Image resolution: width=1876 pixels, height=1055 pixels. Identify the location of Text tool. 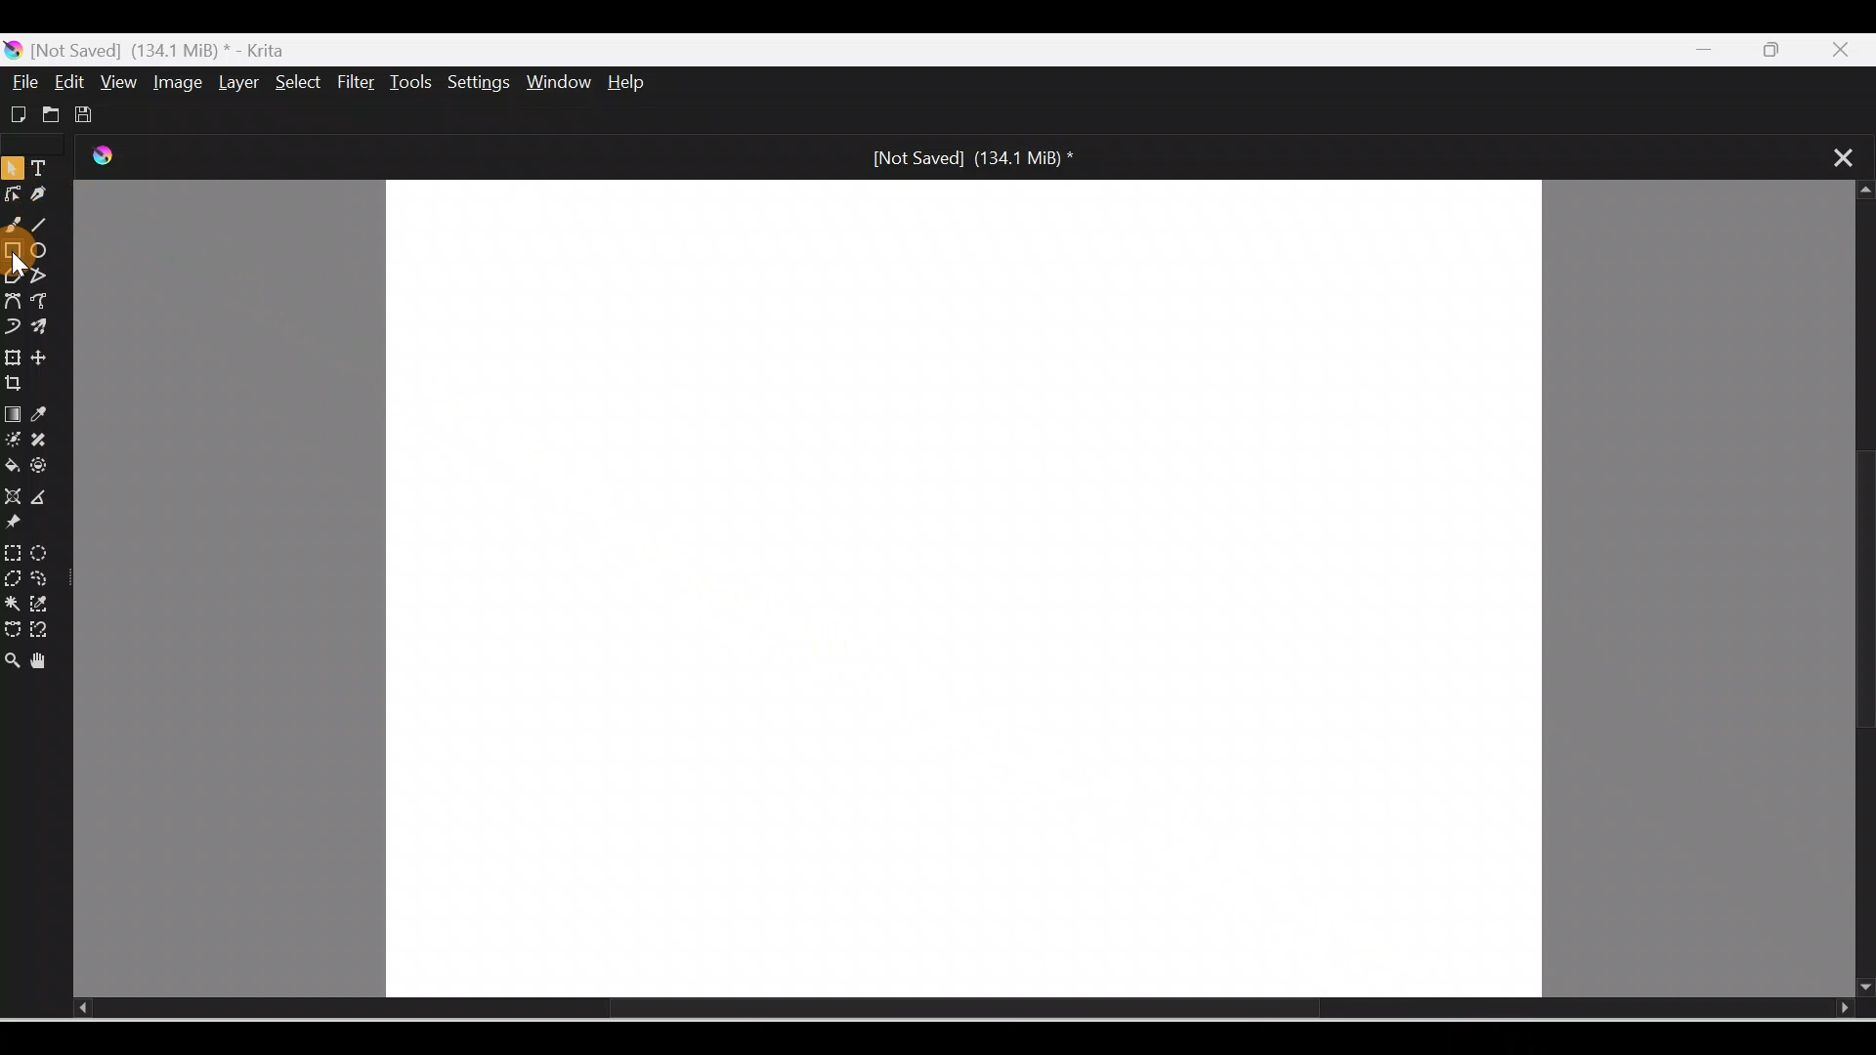
(43, 170).